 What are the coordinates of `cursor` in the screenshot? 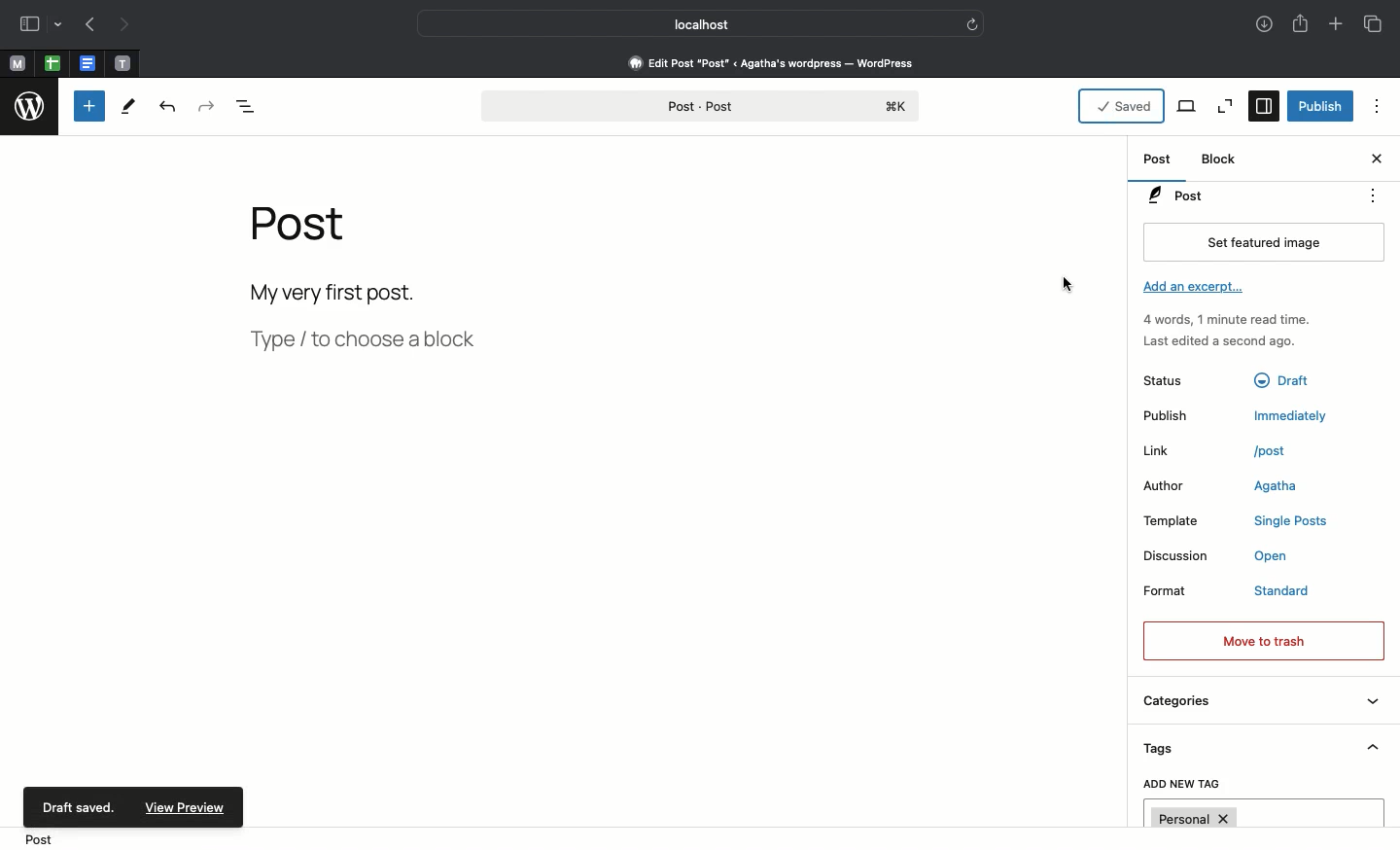 It's located at (1068, 287).